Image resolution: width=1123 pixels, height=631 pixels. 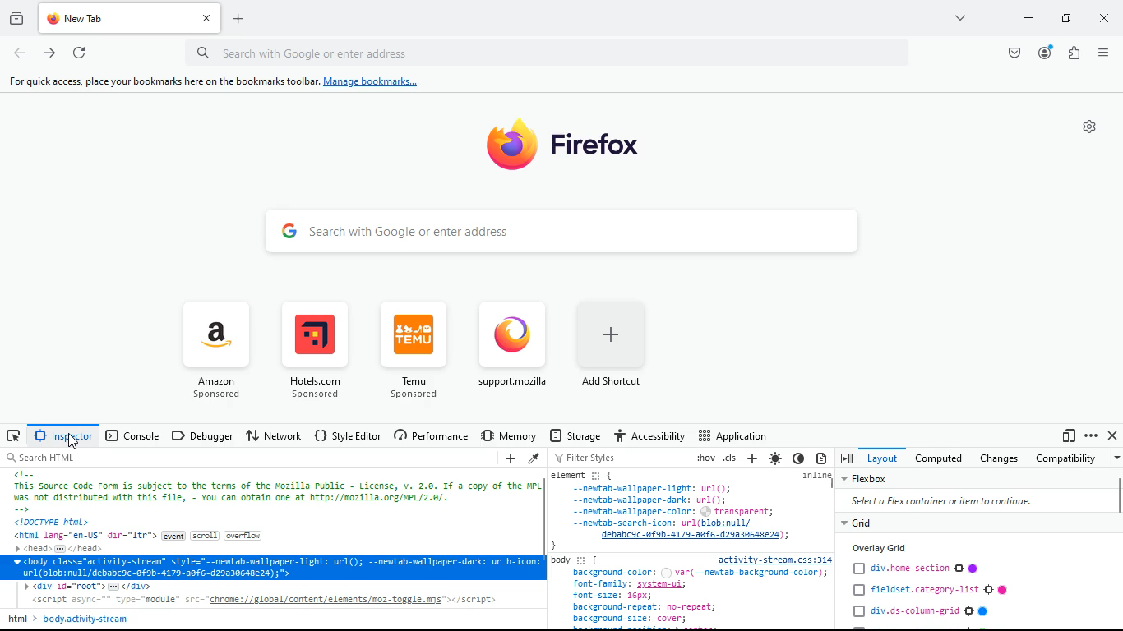 What do you see at coordinates (705, 458) in the screenshot?
I see `hov` at bounding box center [705, 458].